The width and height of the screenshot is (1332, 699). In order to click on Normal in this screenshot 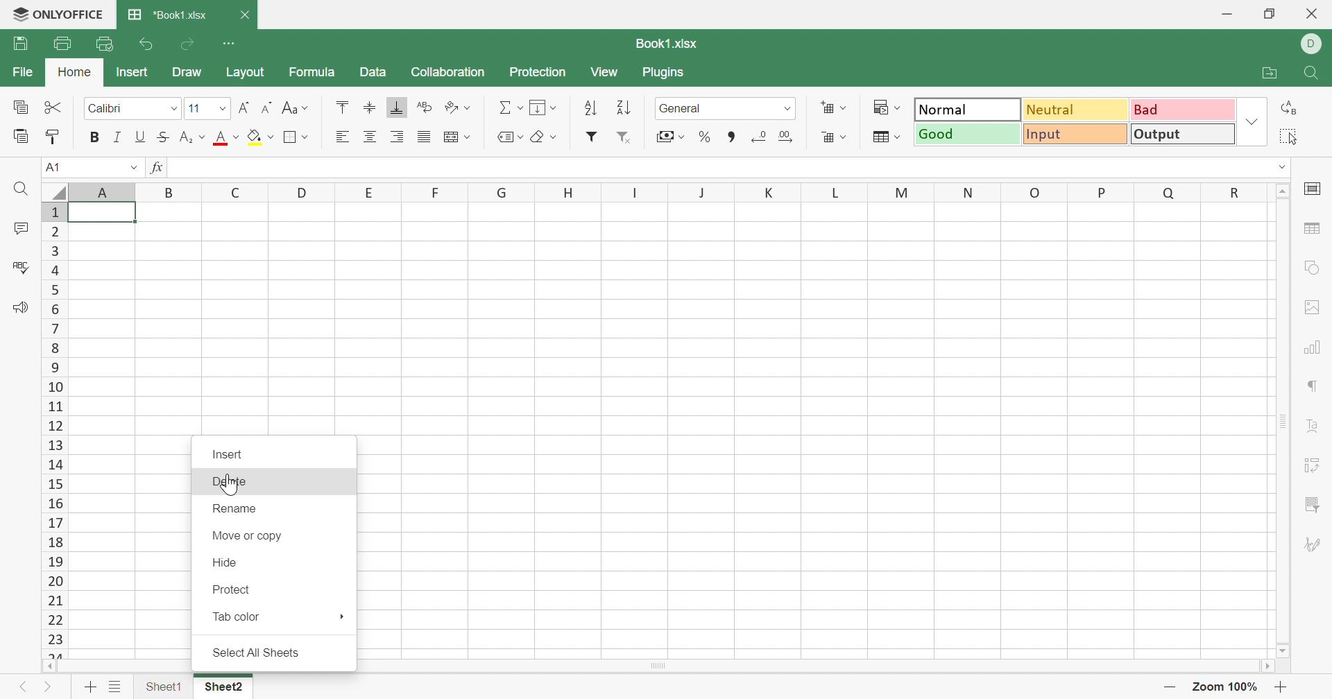, I will do `click(968, 109)`.